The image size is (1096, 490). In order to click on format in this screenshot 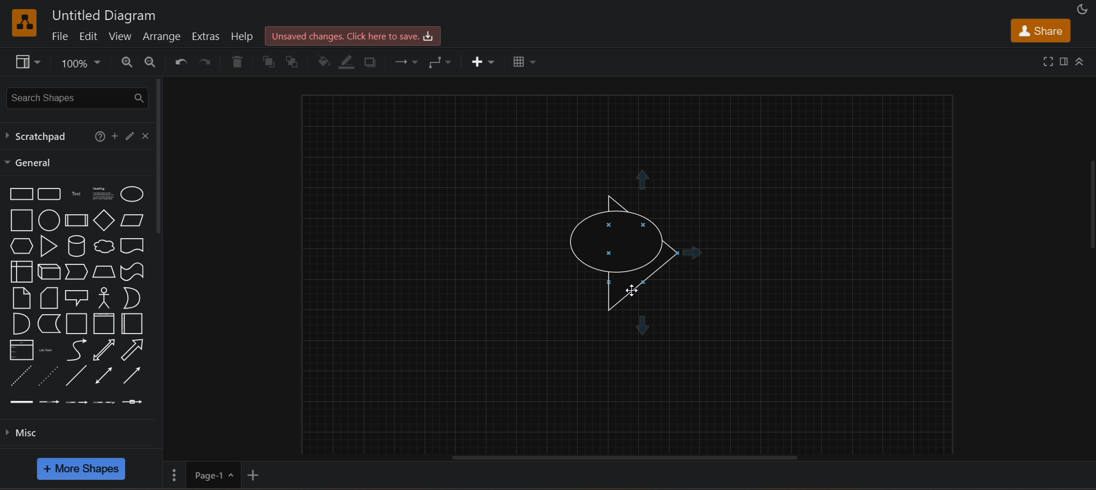, I will do `click(1062, 60)`.